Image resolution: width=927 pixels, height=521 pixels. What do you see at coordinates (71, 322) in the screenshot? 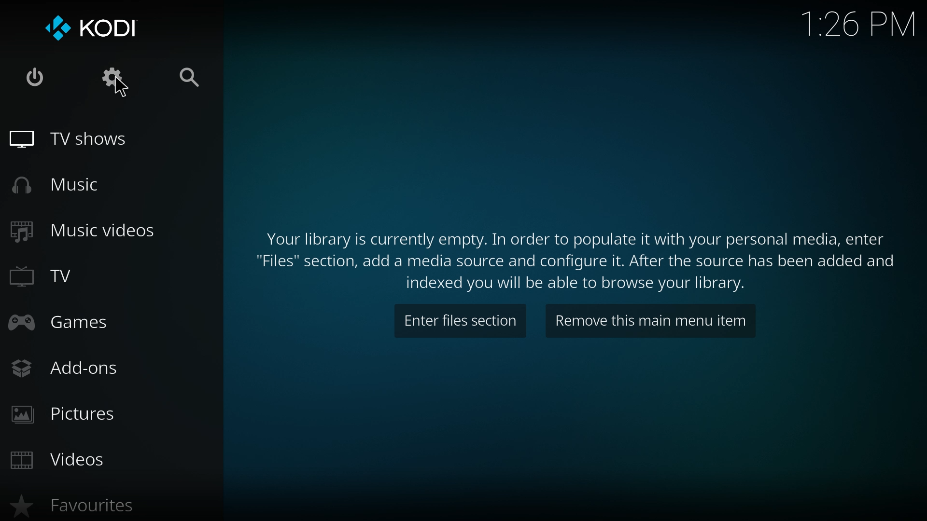
I see `games` at bounding box center [71, 322].